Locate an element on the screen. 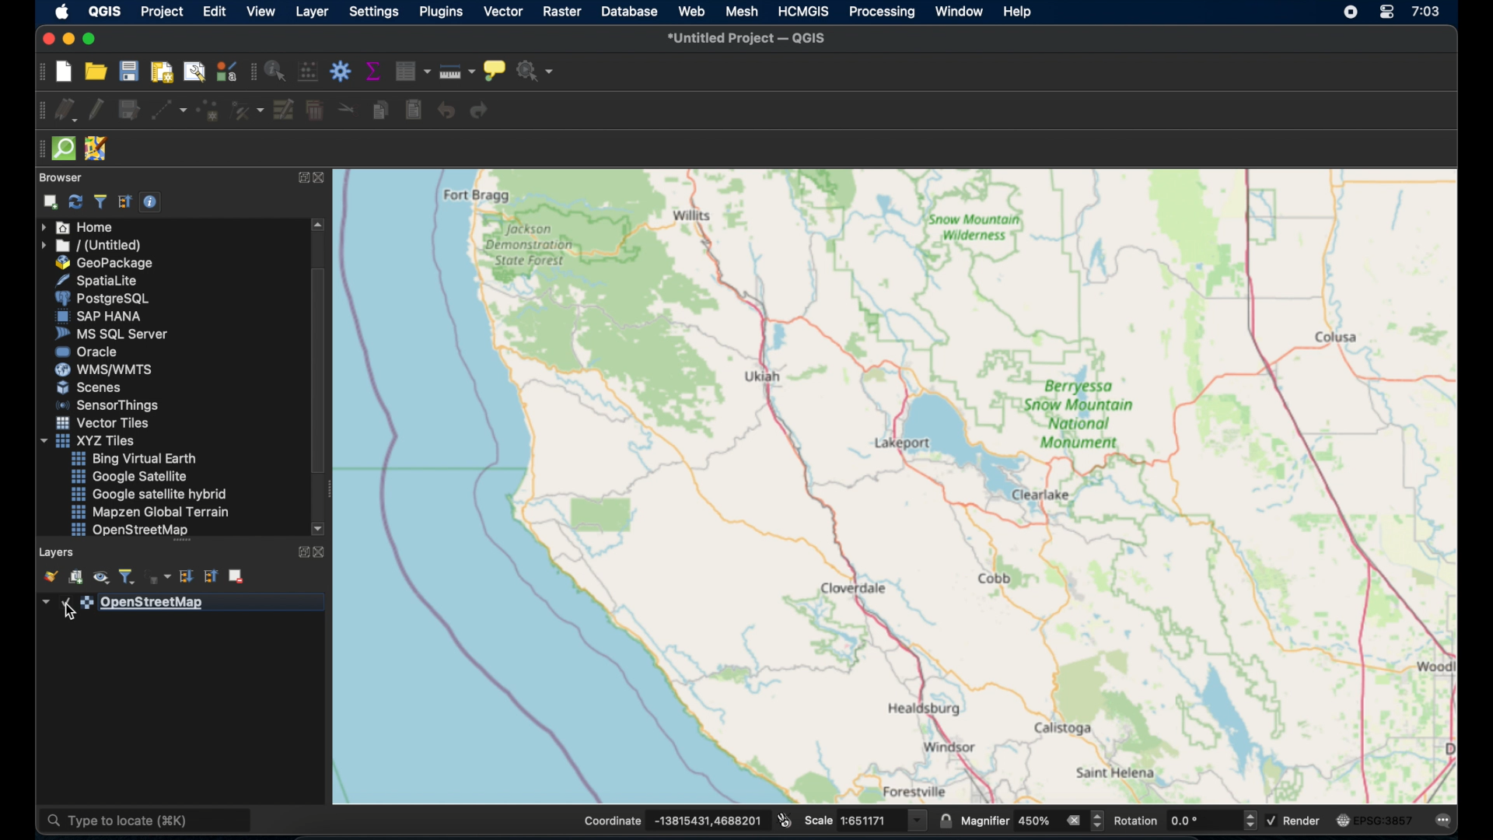  modify attributes is located at coordinates (285, 111).